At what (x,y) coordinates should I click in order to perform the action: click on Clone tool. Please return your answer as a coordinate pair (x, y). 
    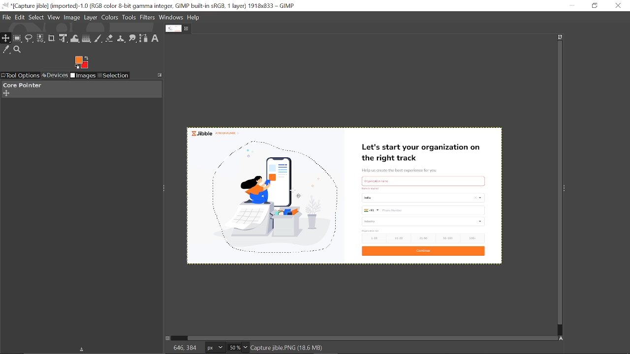
    Looking at the image, I should click on (122, 39).